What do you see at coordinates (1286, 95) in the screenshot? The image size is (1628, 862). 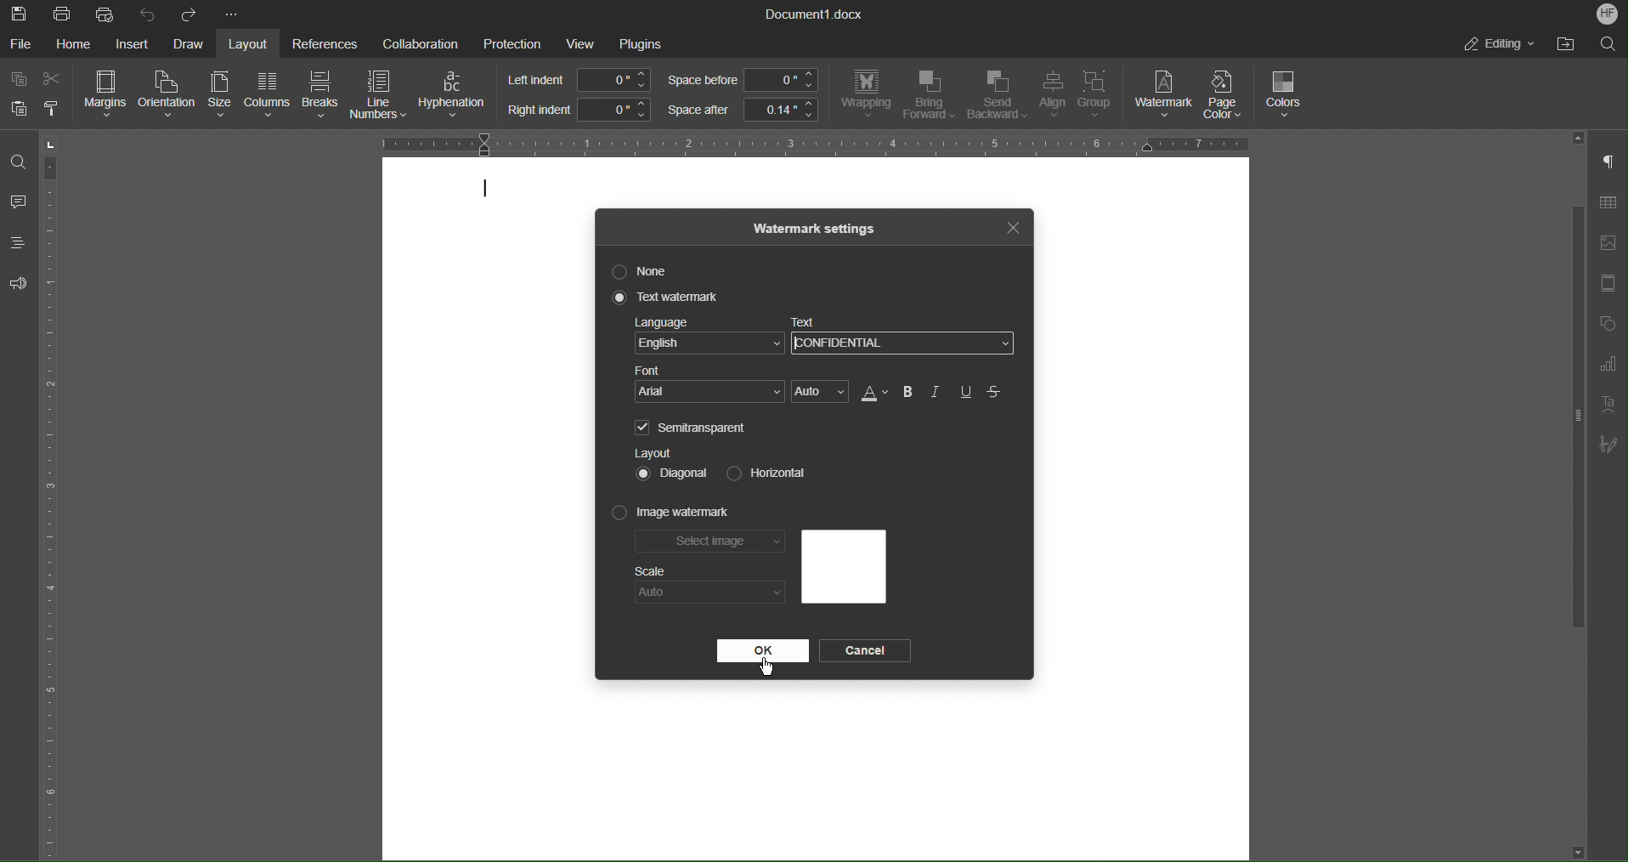 I see `Colors` at bounding box center [1286, 95].